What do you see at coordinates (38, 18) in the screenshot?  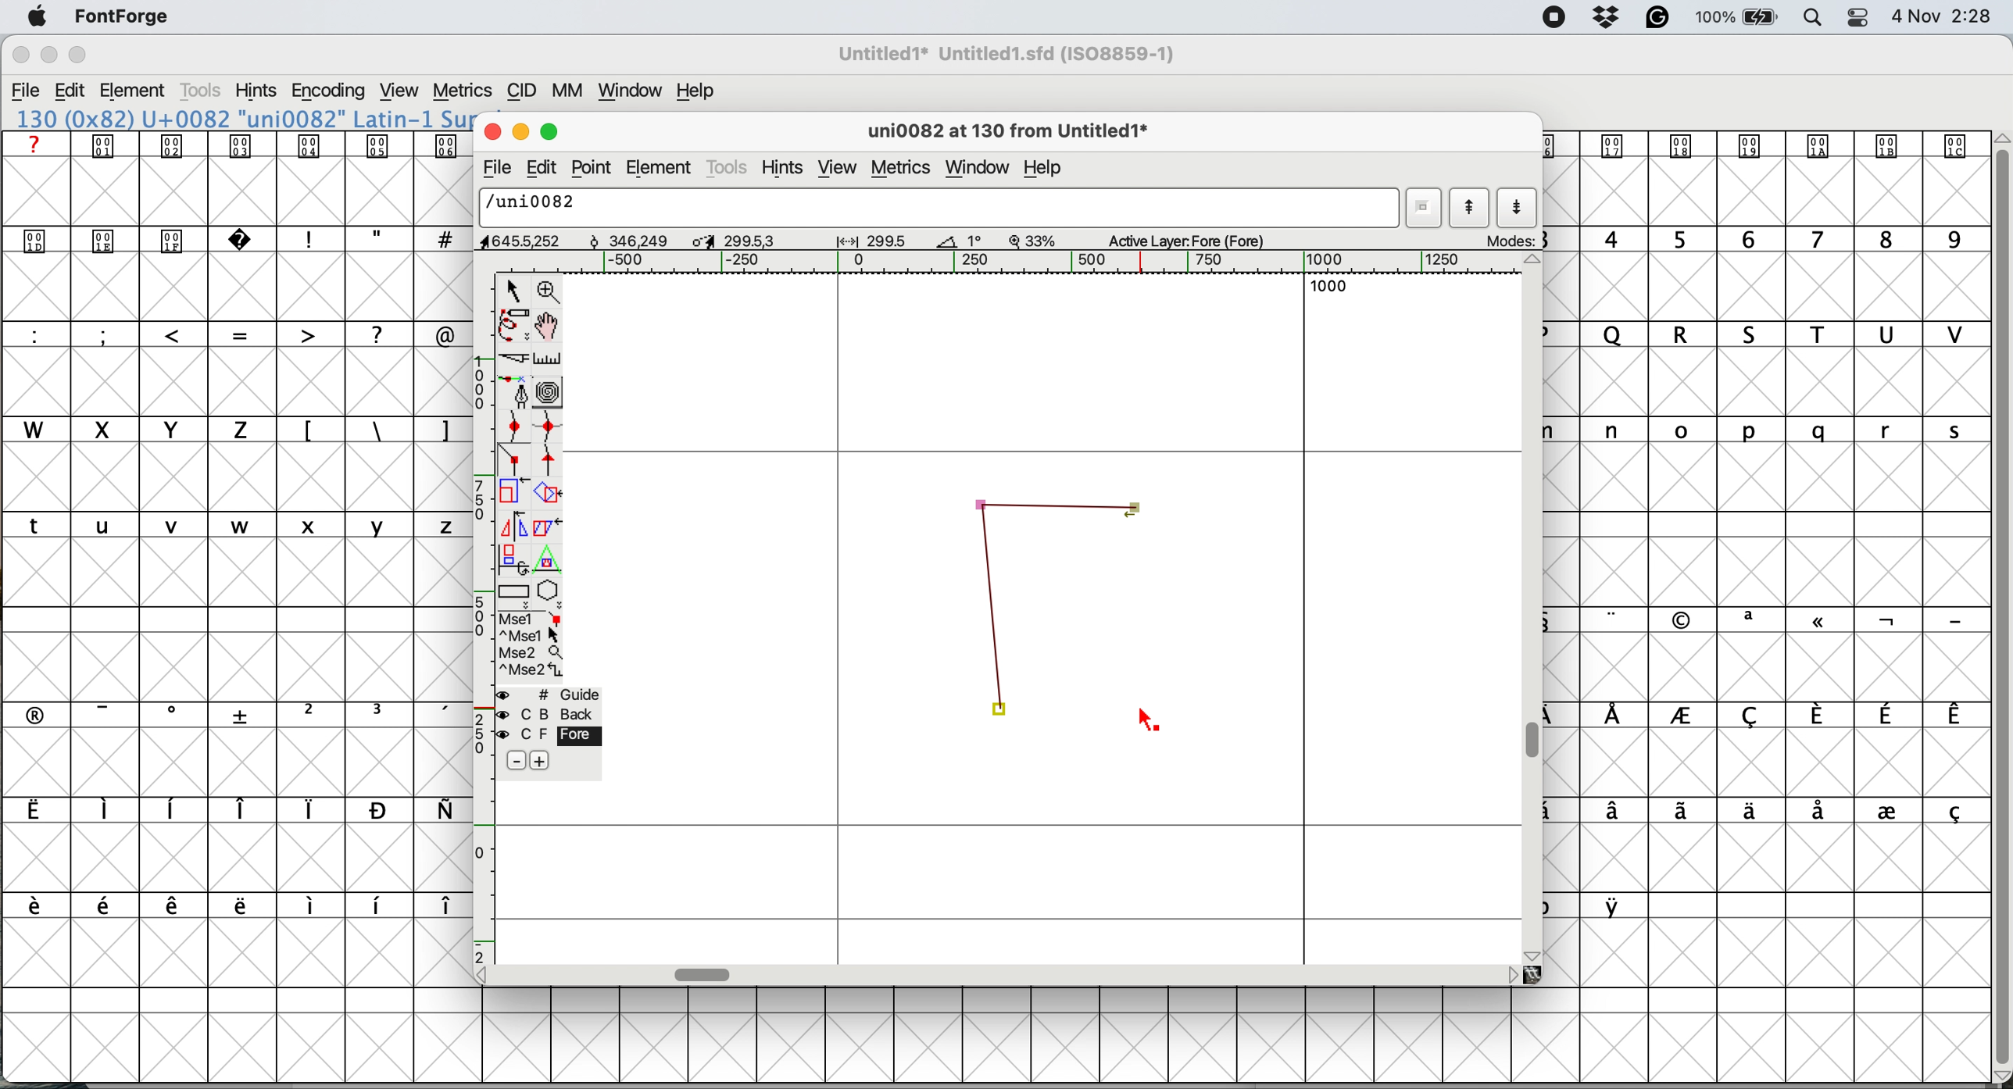 I see `system logo` at bounding box center [38, 18].